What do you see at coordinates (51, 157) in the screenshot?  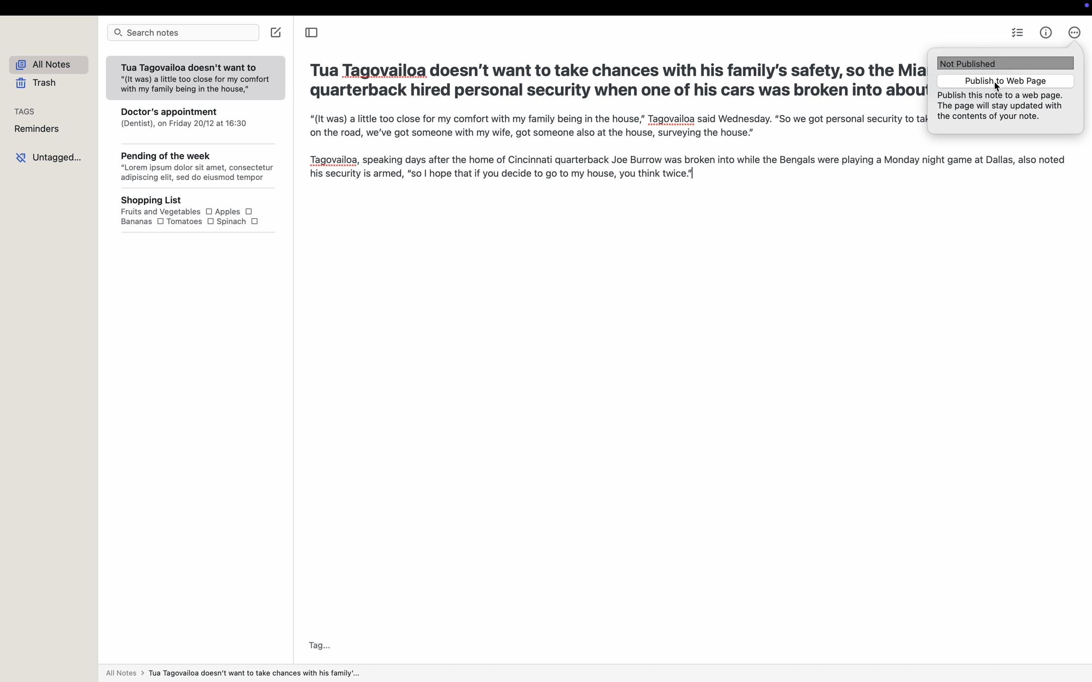 I see `untagged` at bounding box center [51, 157].